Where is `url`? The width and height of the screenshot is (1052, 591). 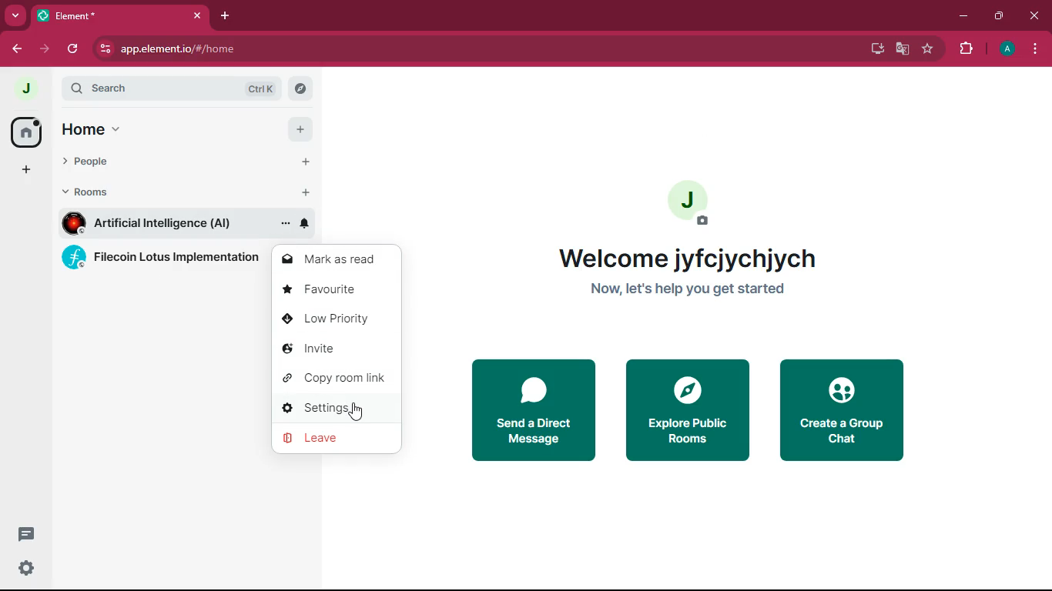 url is located at coordinates (243, 49).